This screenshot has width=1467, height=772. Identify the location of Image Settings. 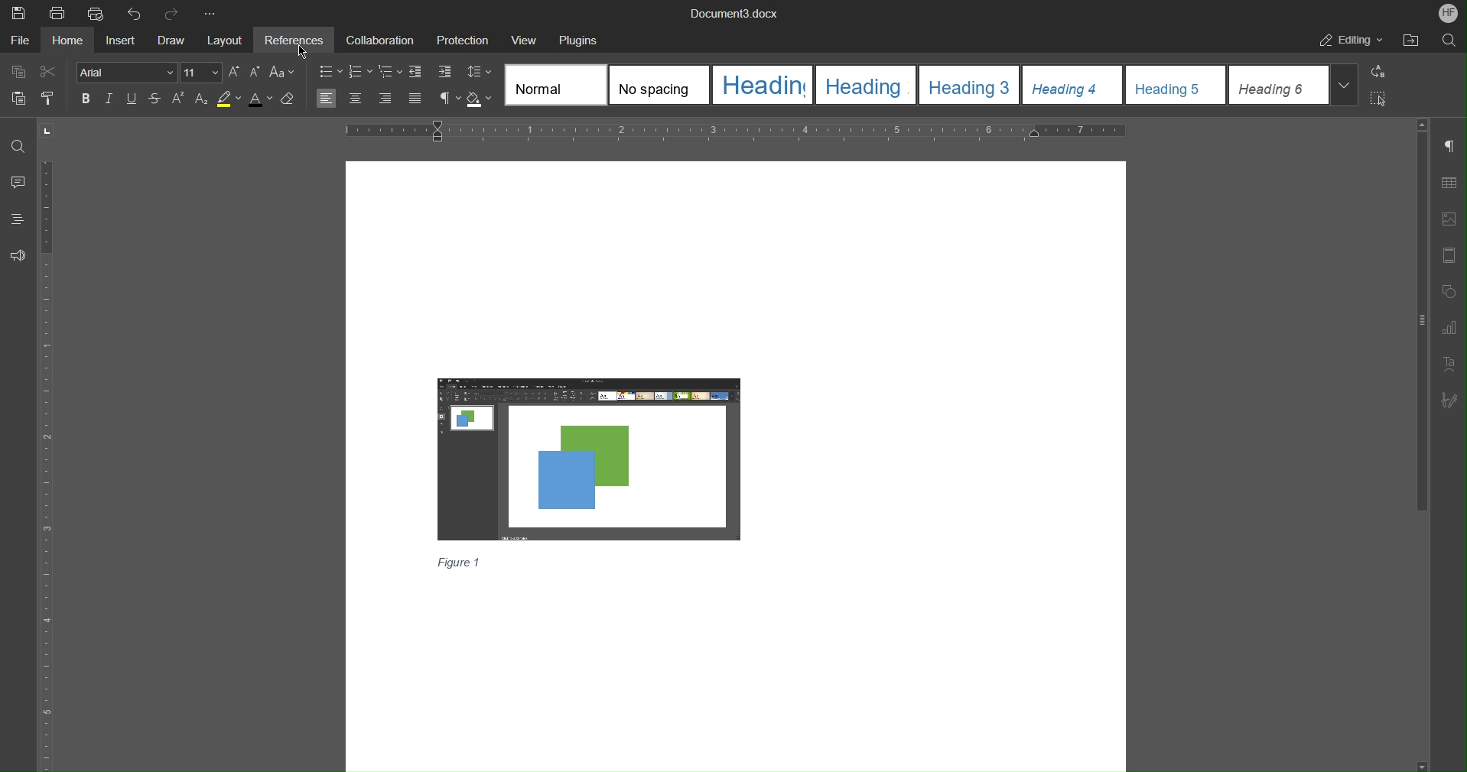
(1449, 222).